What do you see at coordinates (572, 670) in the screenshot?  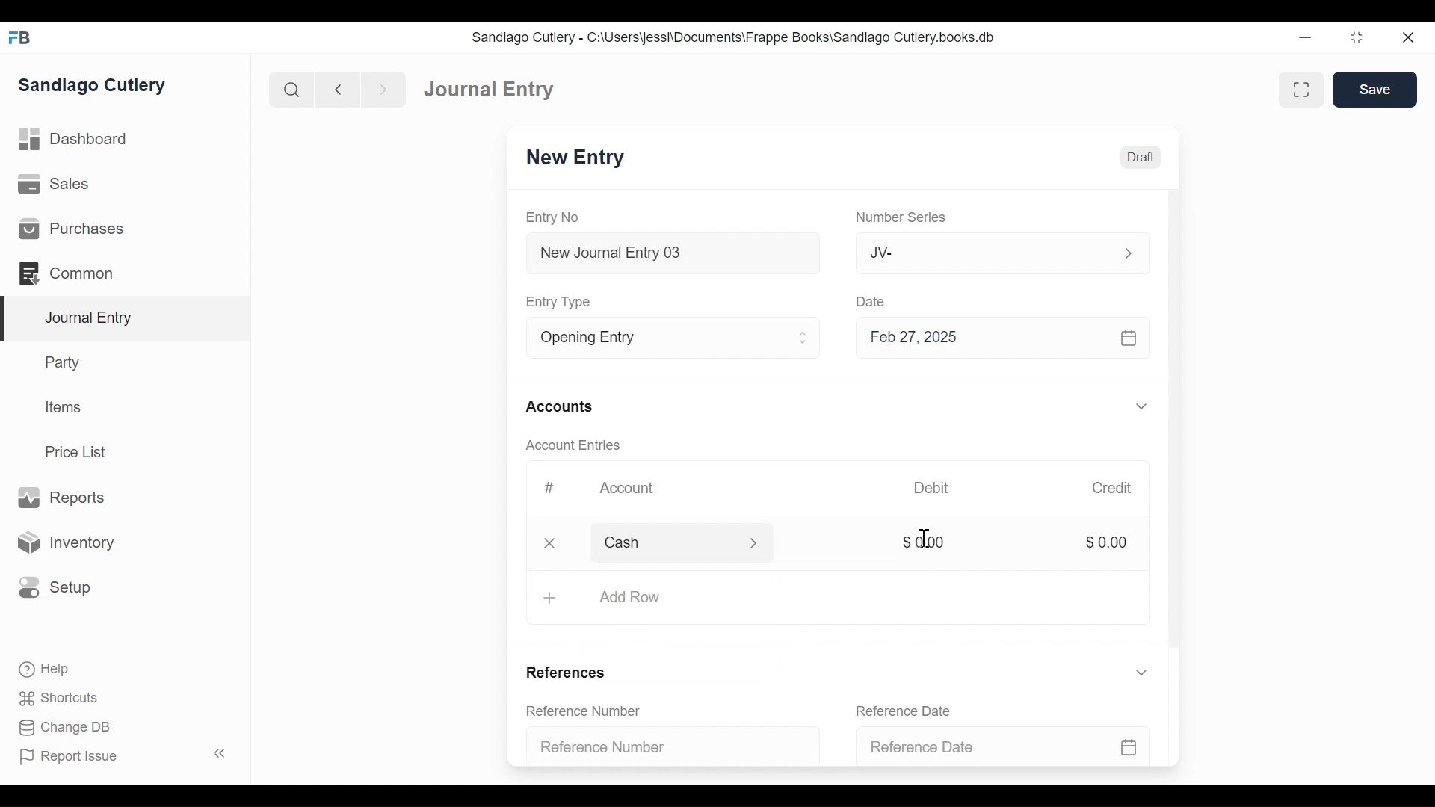 I see `References` at bounding box center [572, 670].